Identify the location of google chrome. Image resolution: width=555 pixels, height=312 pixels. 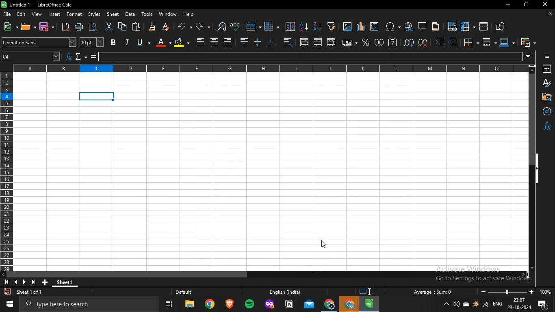
(210, 305).